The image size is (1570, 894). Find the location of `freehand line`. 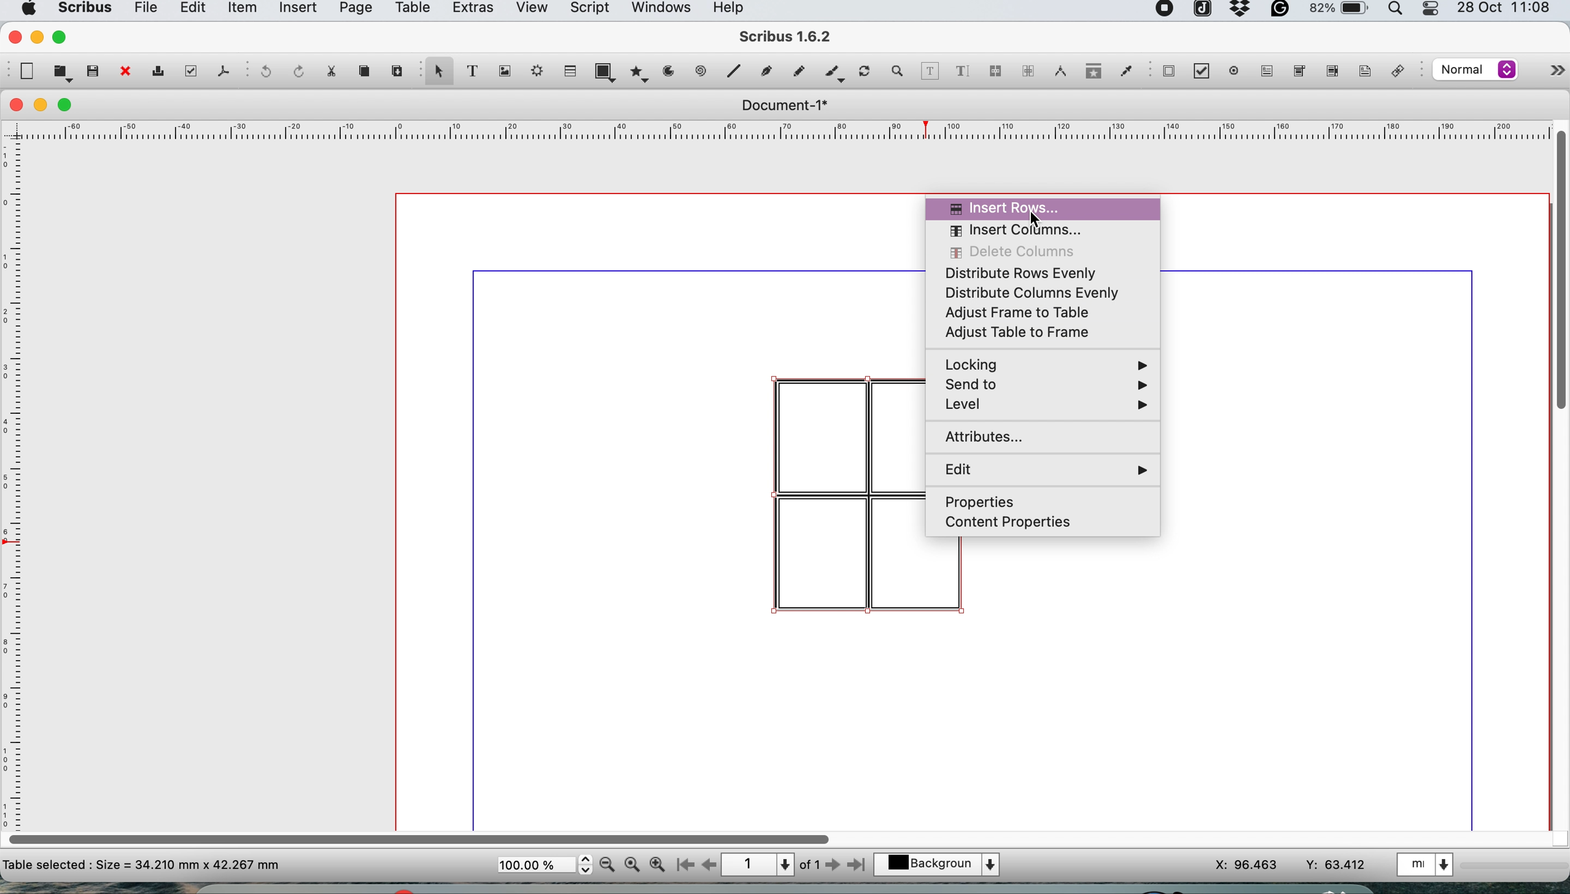

freehand line is located at coordinates (796, 71).